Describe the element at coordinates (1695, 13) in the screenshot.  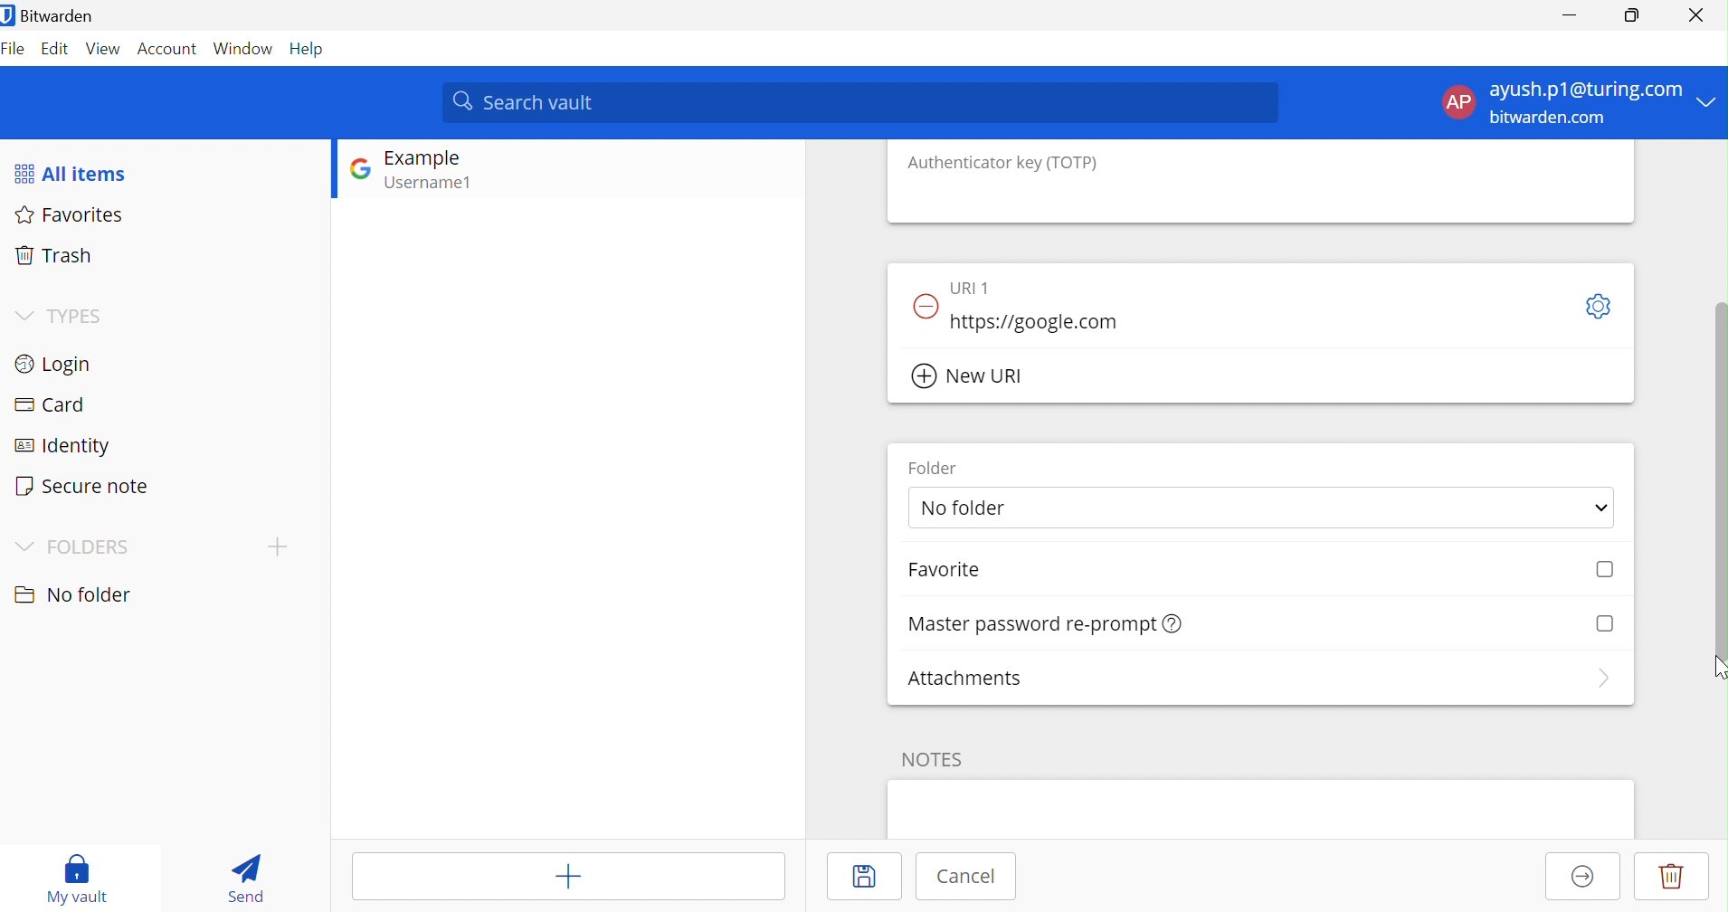
I see `Close` at that location.